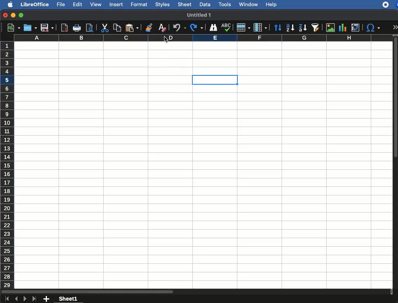  Describe the element at coordinates (205, 4) in the screenshot. I see `data` at that location.